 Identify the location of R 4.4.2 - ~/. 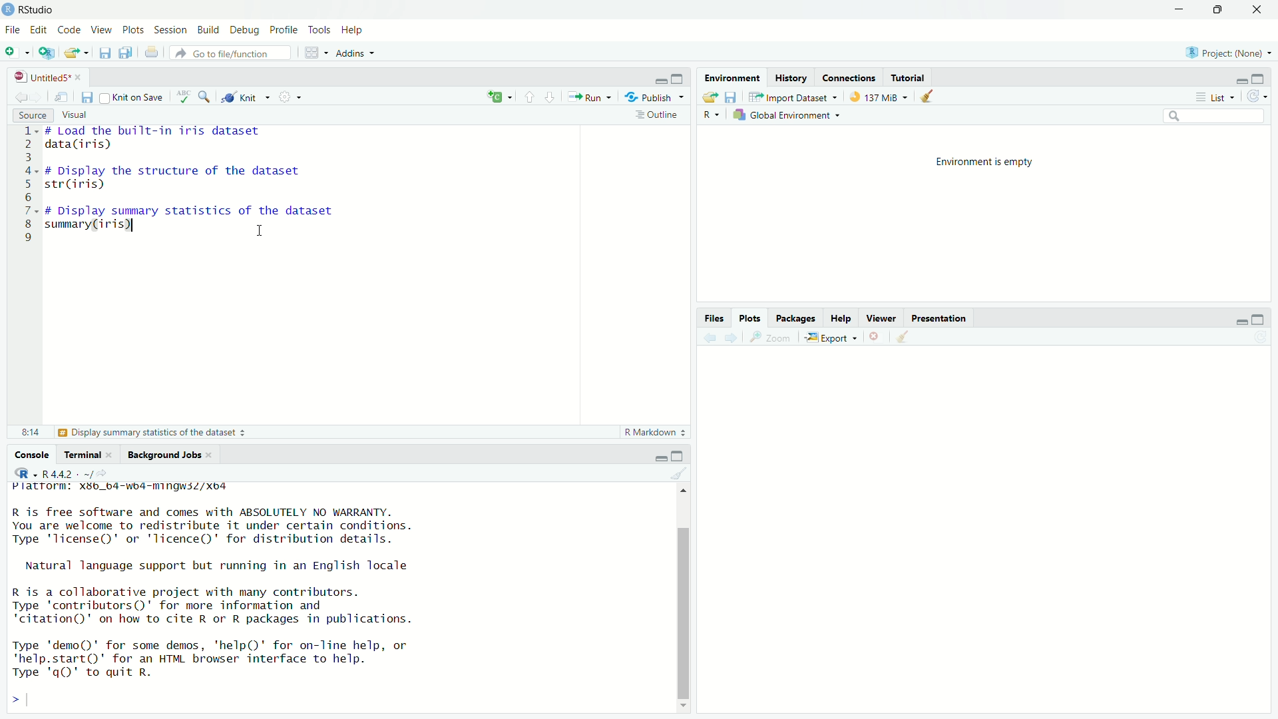
(63, 473).